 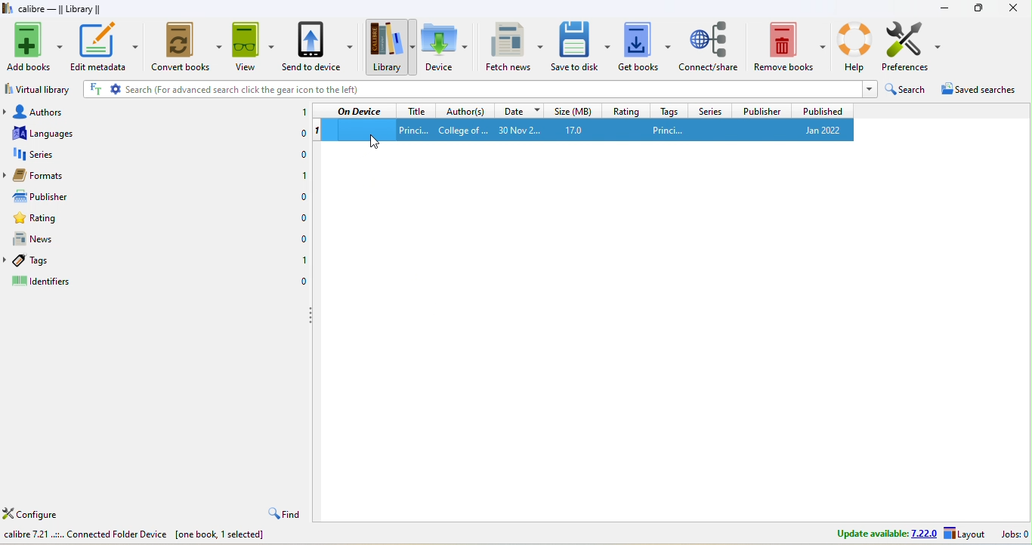 I want to click on edit metadata, so click(x=106, y=46).